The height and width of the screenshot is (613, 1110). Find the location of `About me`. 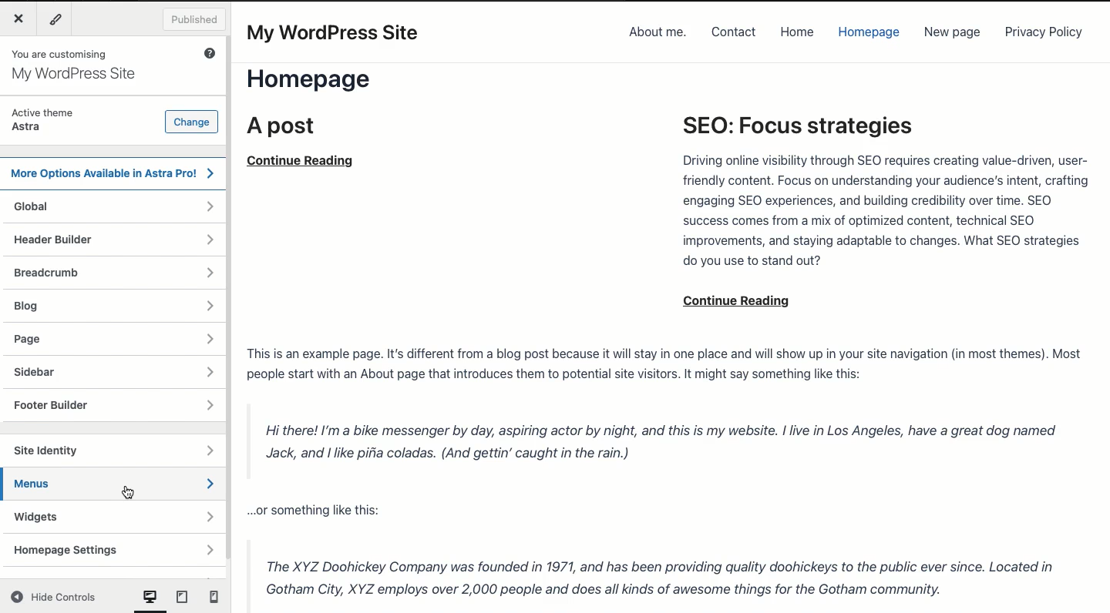

About me is located at coordinates (656, 33).